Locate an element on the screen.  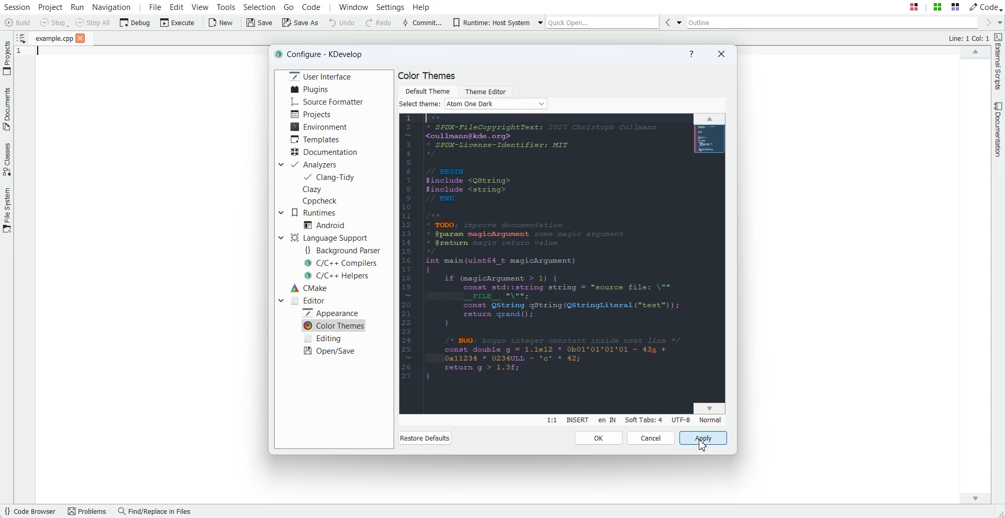
Default Theme is located at coordinates (427, 90).